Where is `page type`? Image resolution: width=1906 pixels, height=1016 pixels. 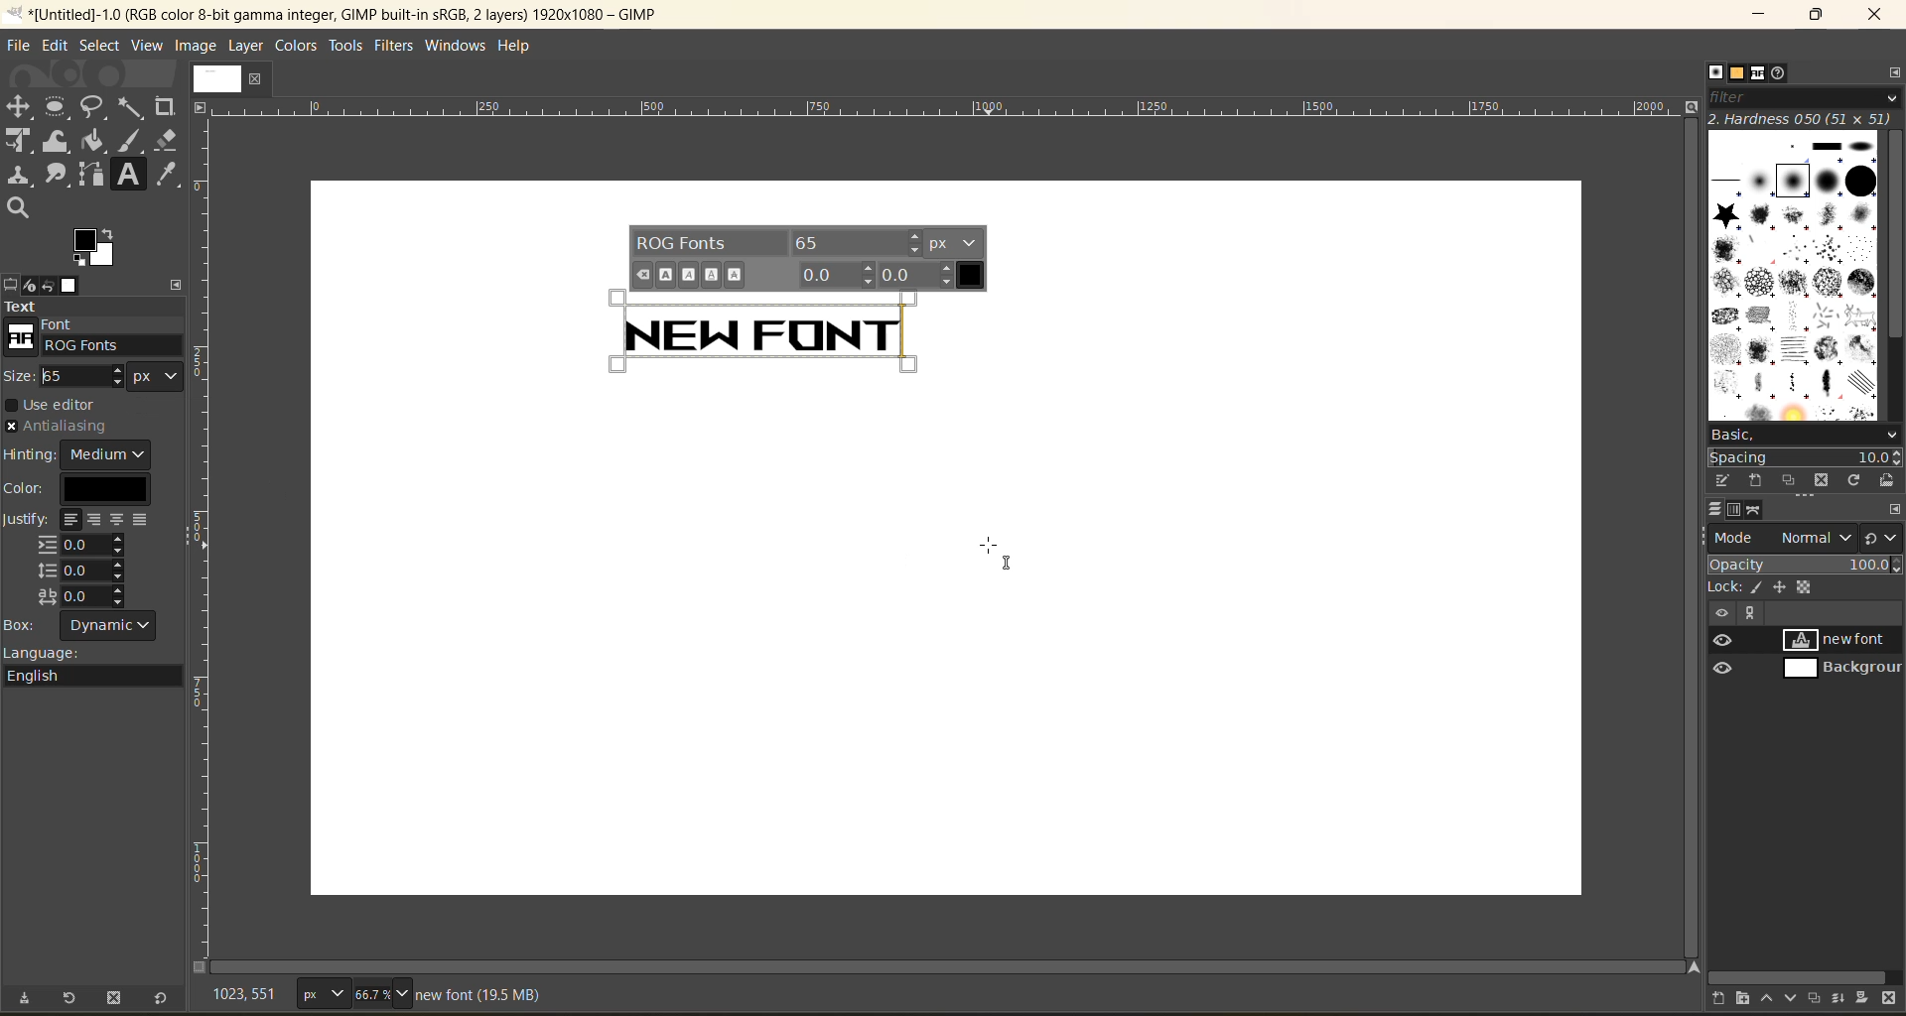
page type is located at coordinates (321, 990).